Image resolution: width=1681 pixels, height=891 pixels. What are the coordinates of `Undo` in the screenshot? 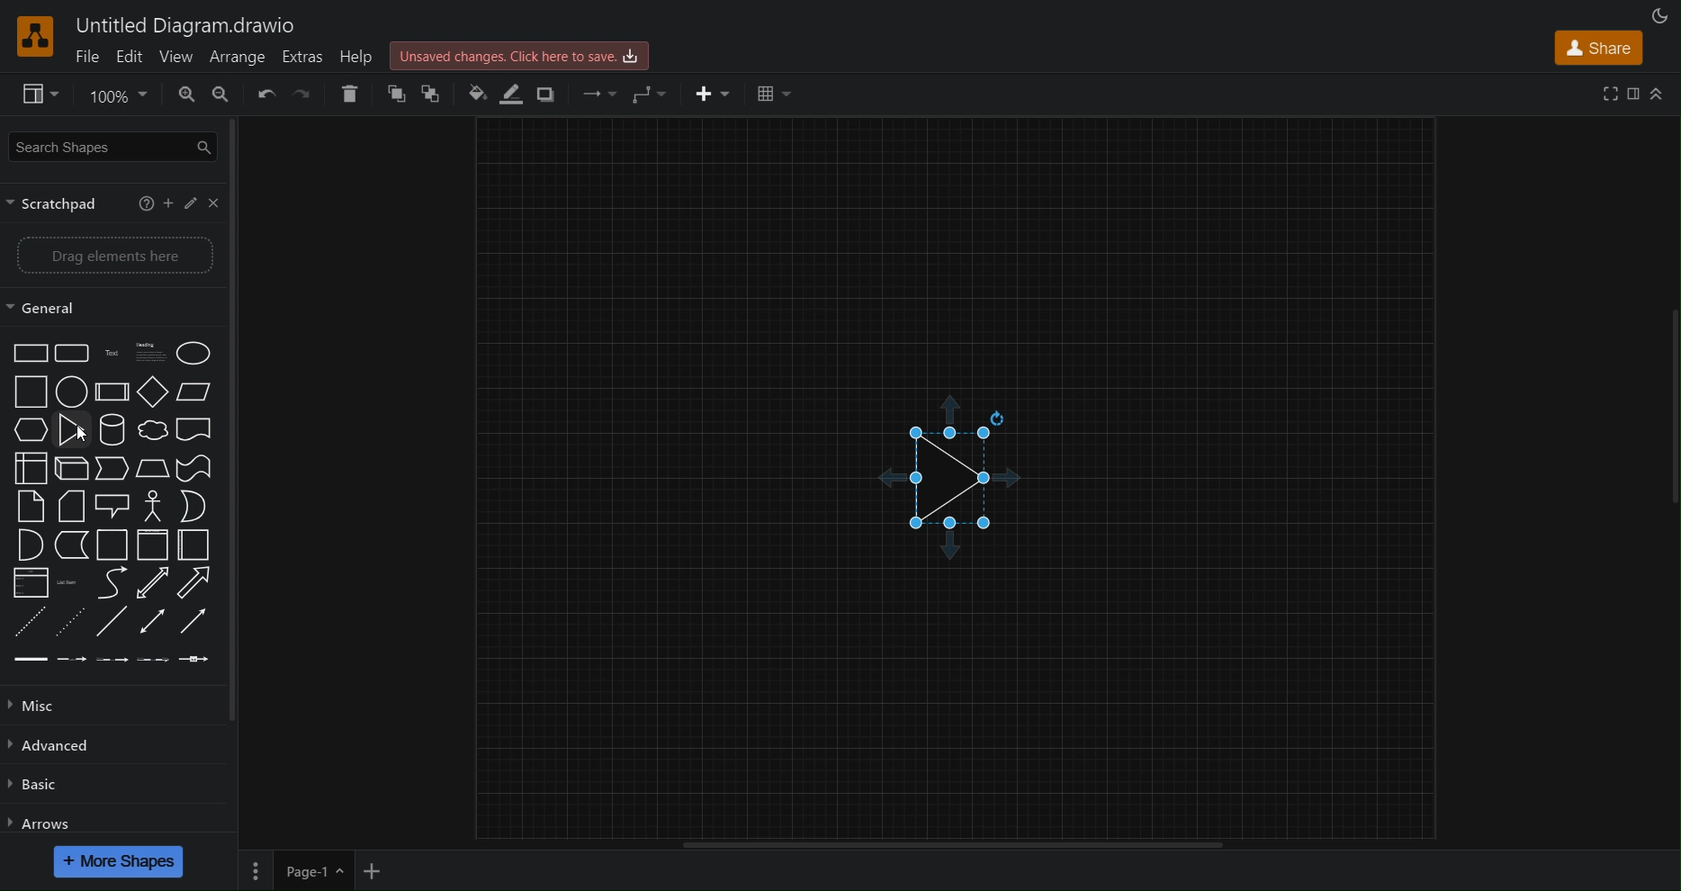 It's located at (263, 93).